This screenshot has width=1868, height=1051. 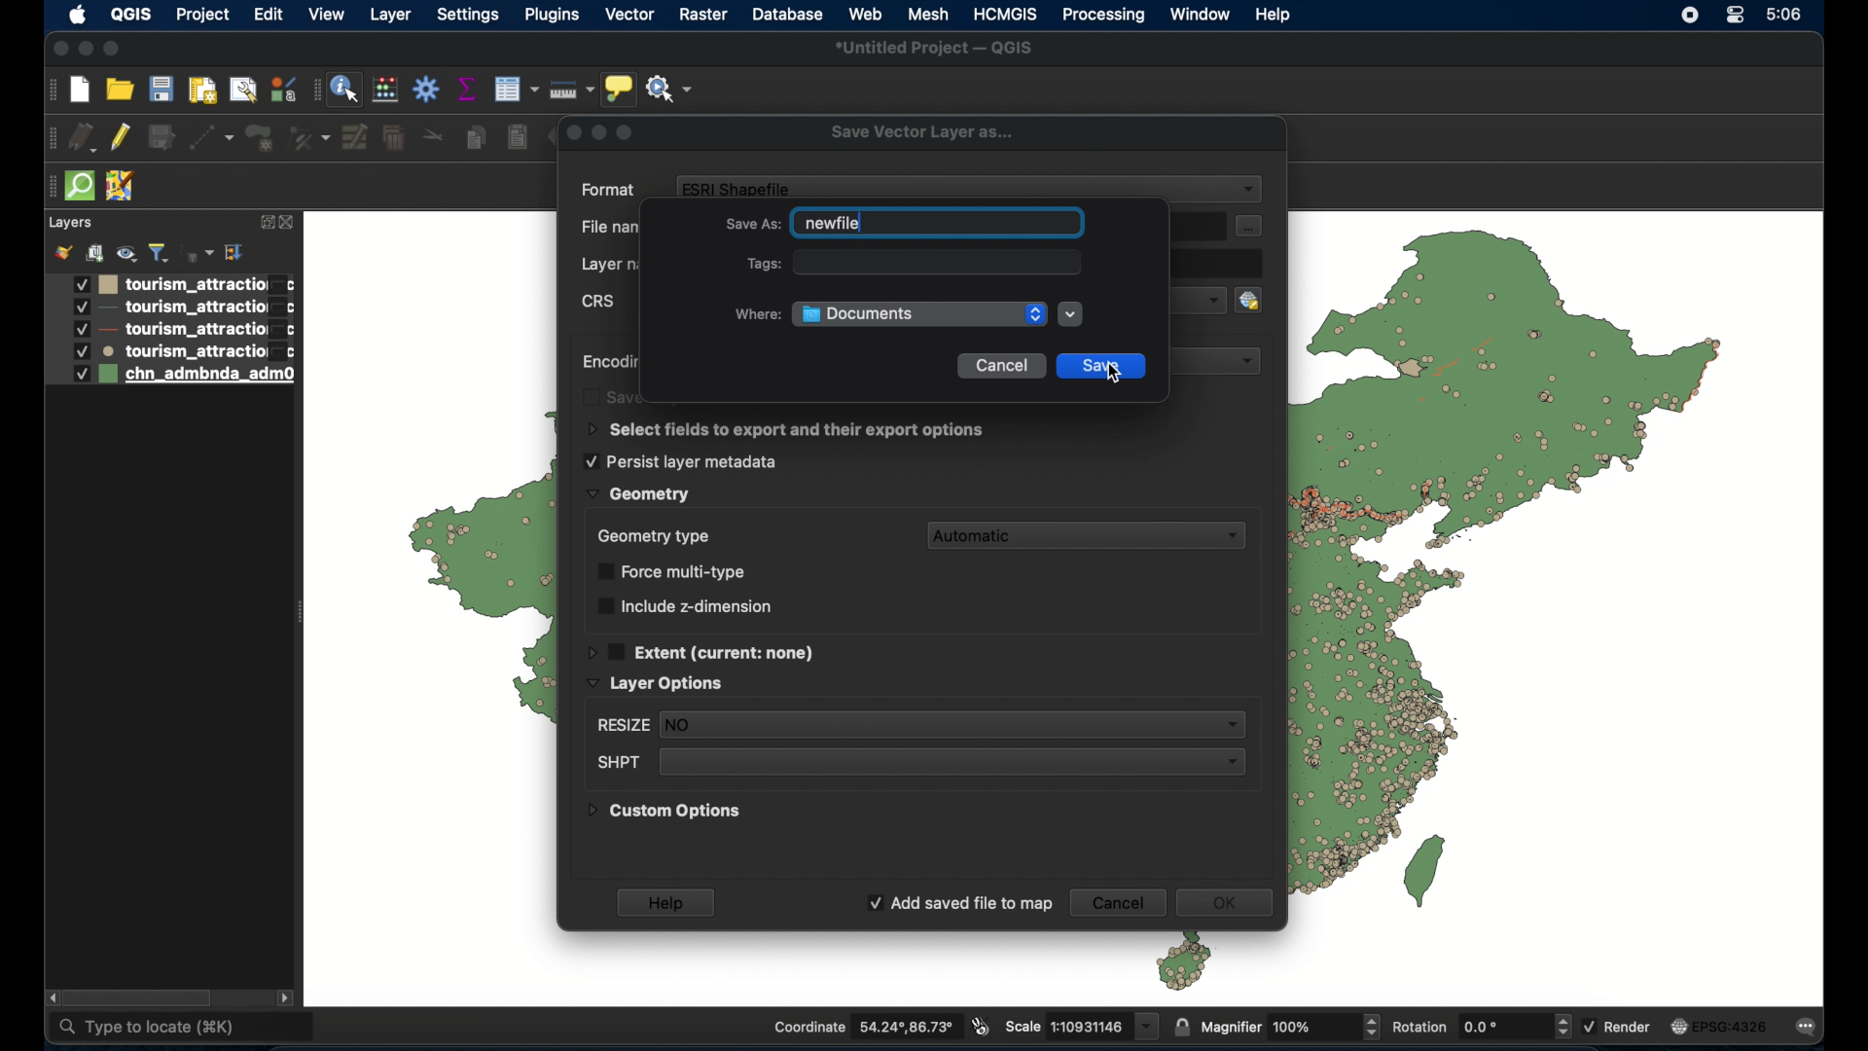 I want to click on messages, so click(x=1810, y=1026).